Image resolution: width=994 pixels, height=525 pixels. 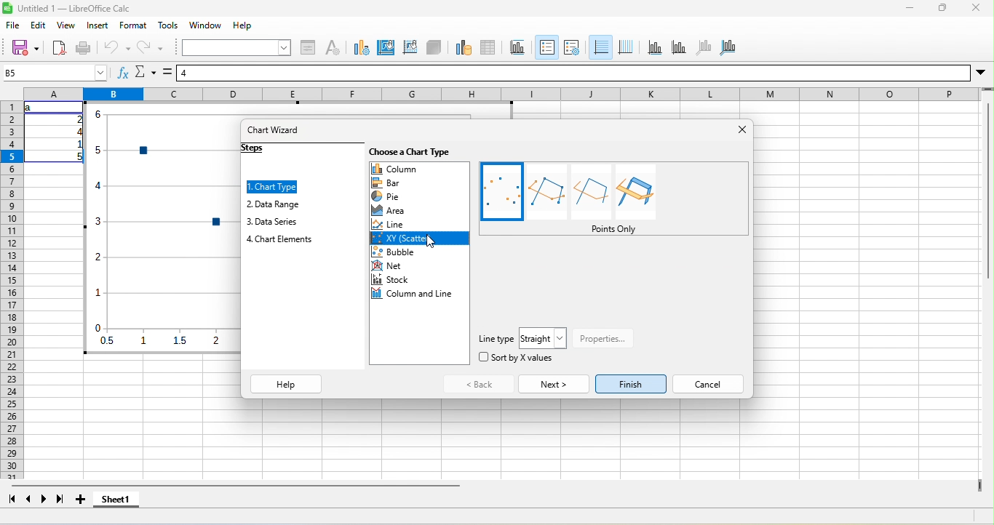 What do you see at coordinates (242, 25) in the screenshot?
I see `help` at bounding box center [242, 25].